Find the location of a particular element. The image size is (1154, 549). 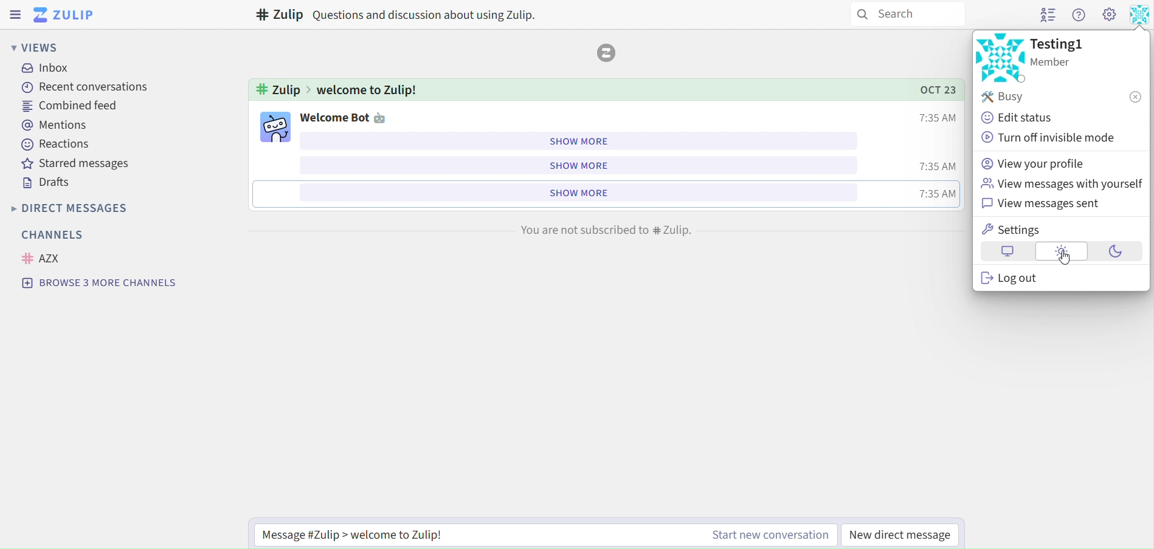

settings is located at coordinates (1011, 228).